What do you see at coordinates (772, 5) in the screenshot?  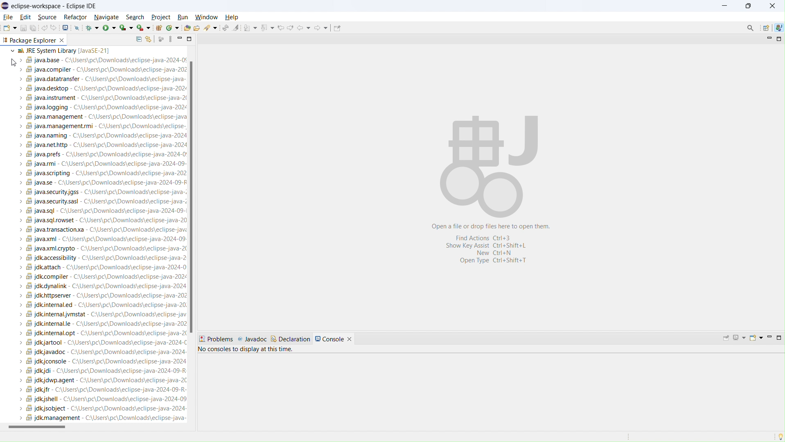 I see `close` at bounding box center [772, 5].